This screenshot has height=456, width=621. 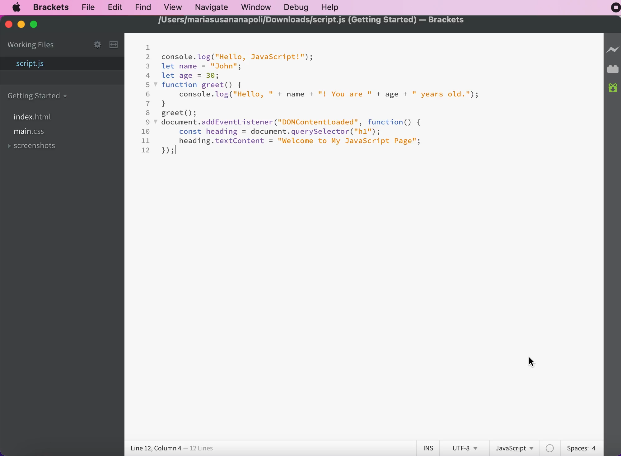 I want to click on extension manager, so click(x=613, y=70).